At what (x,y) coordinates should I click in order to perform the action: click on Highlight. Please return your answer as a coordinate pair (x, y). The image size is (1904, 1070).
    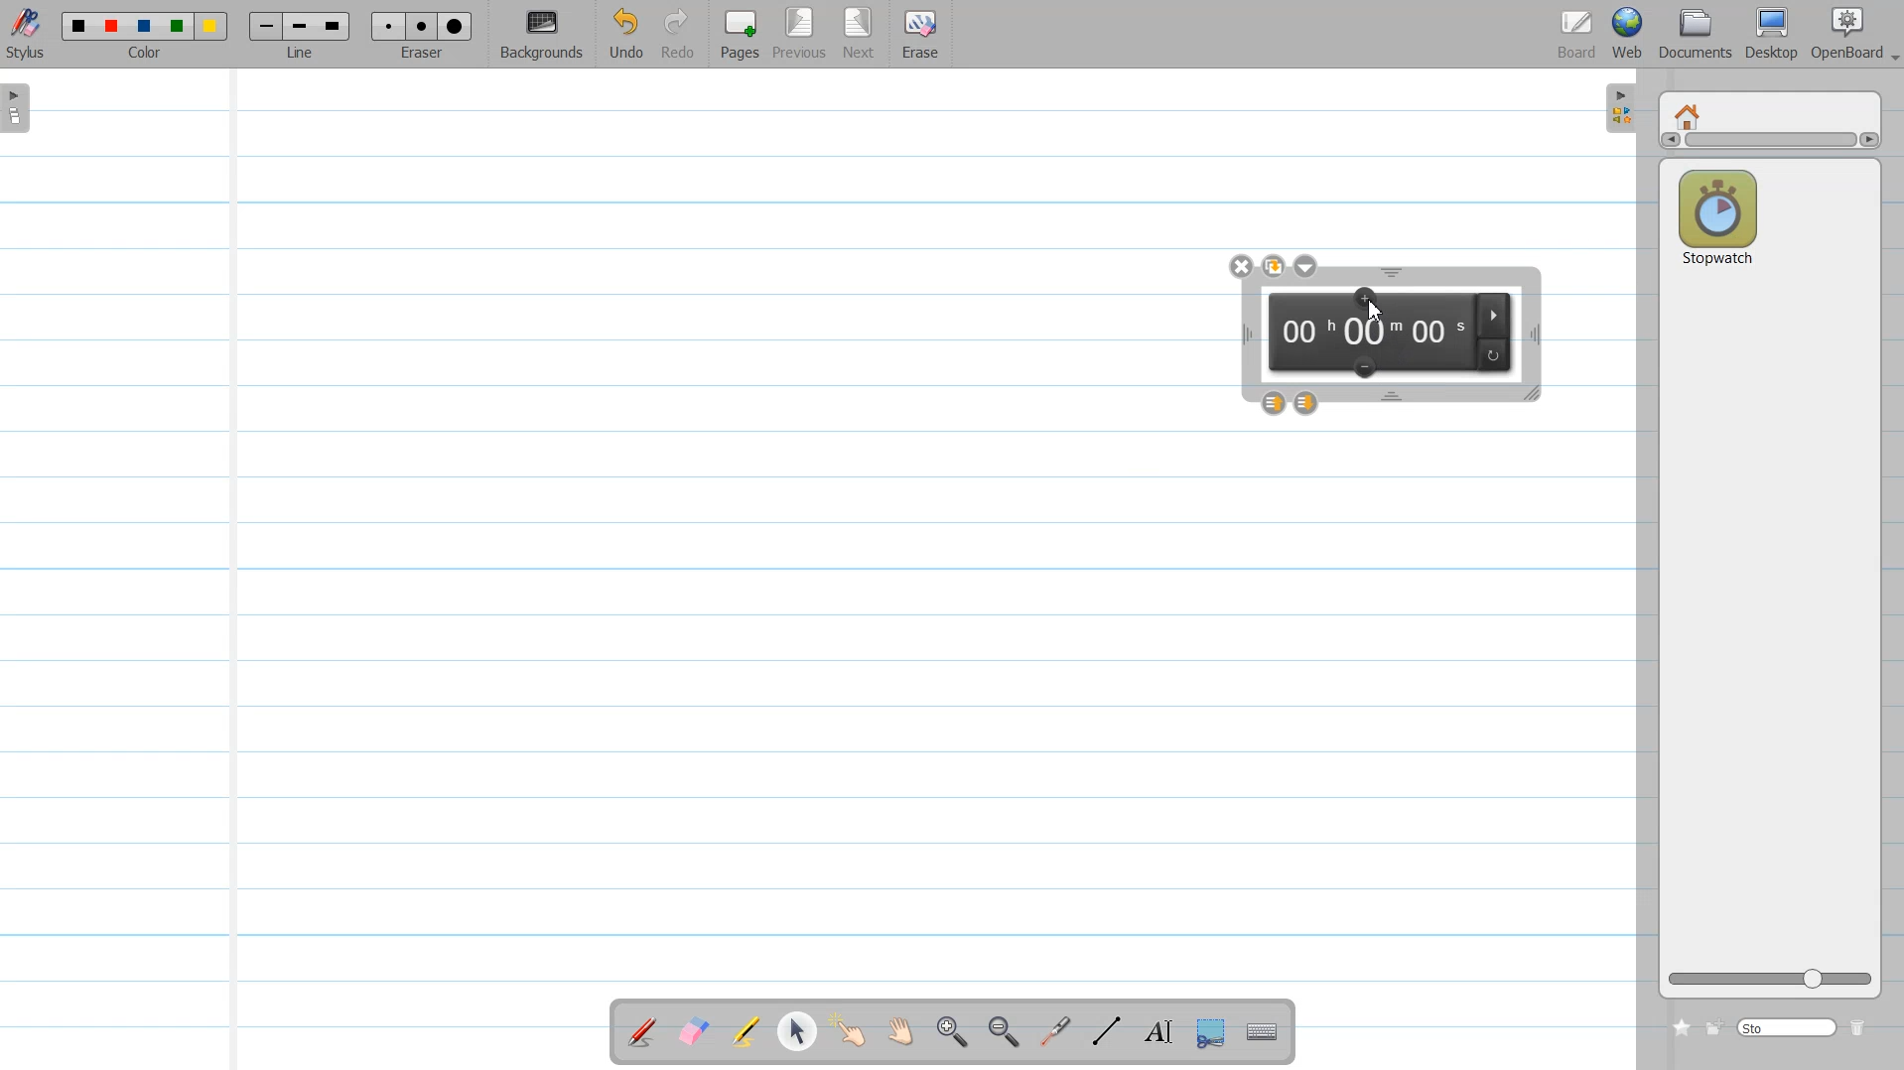
    Looking at the image, I should click on (746, 1031).